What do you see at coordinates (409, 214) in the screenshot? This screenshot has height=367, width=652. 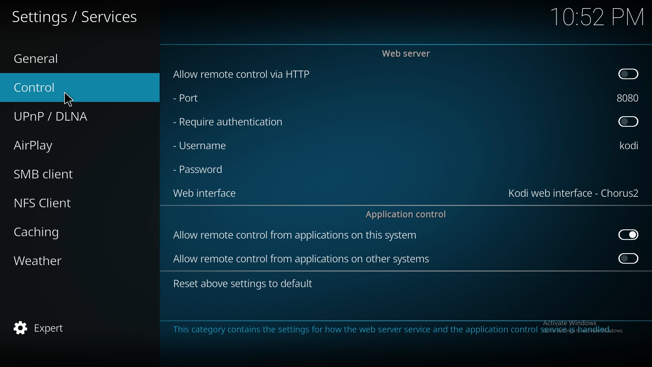 I see `application control` at bounding box center [409, 214].